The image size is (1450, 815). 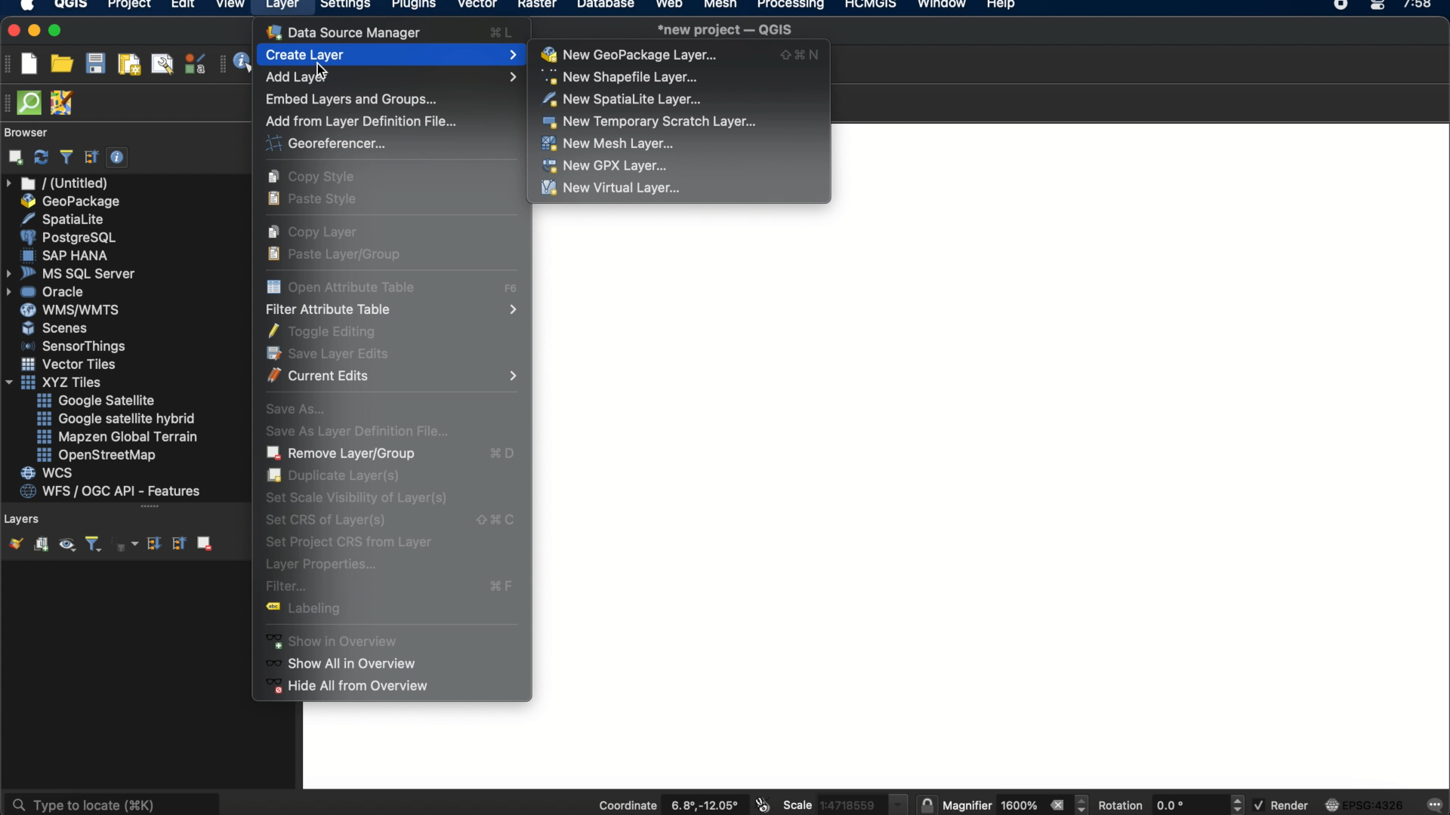 What do you see at coordinates (945, 6) in the screenshot?
I see `window` at bounding box center [945, 6].